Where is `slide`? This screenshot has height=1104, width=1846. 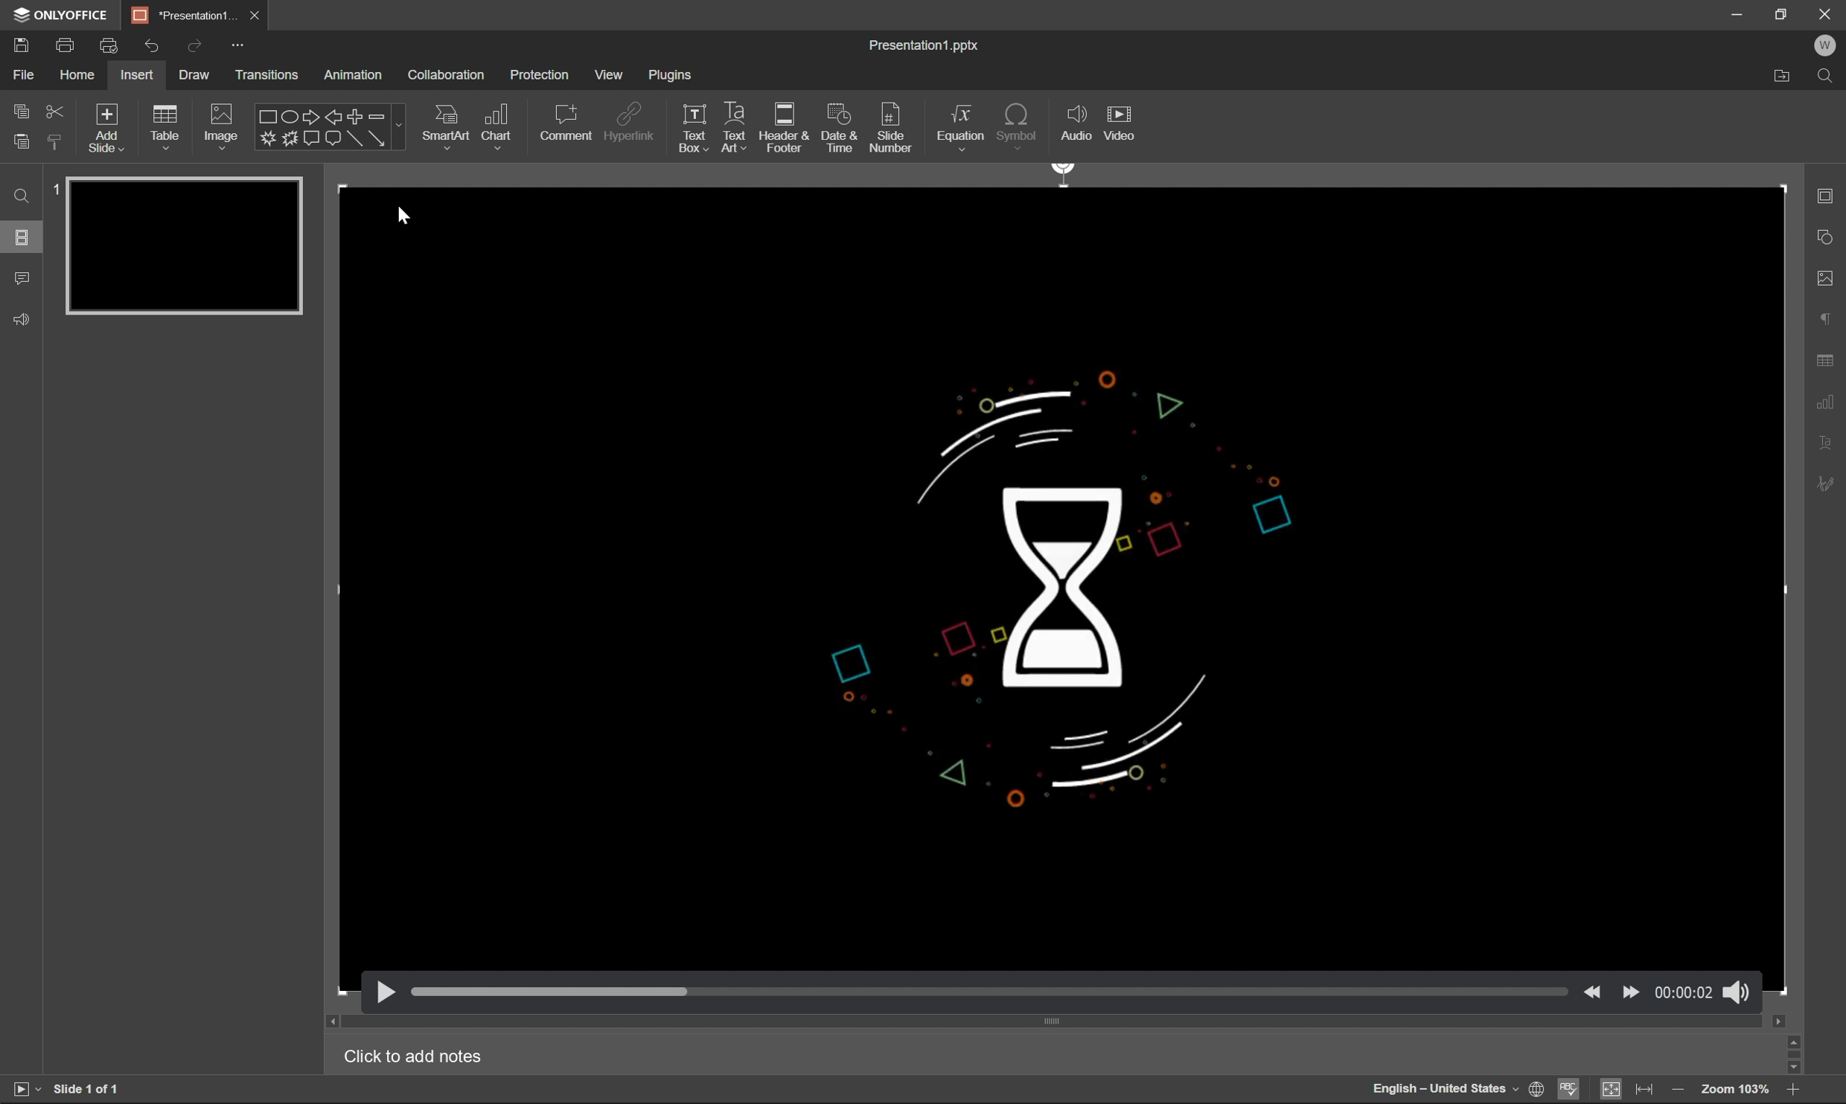
slide is located at coordinates (184, 247).